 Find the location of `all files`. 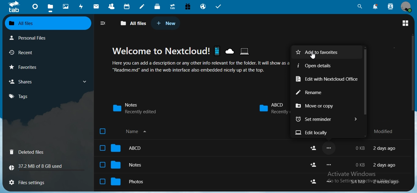

all files is located at coordinates (46, 22).